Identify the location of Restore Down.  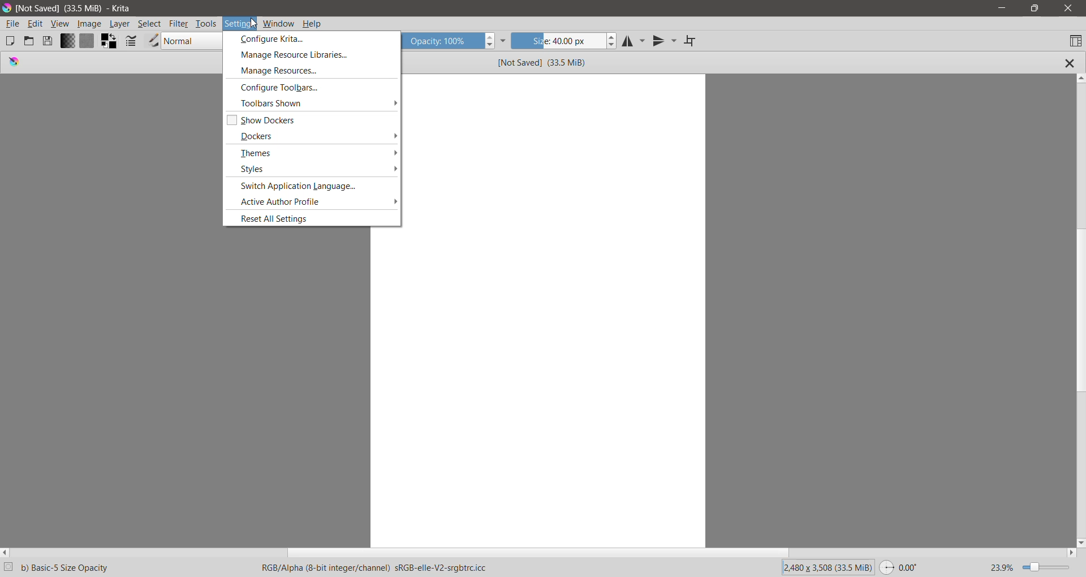
(1036, 8).